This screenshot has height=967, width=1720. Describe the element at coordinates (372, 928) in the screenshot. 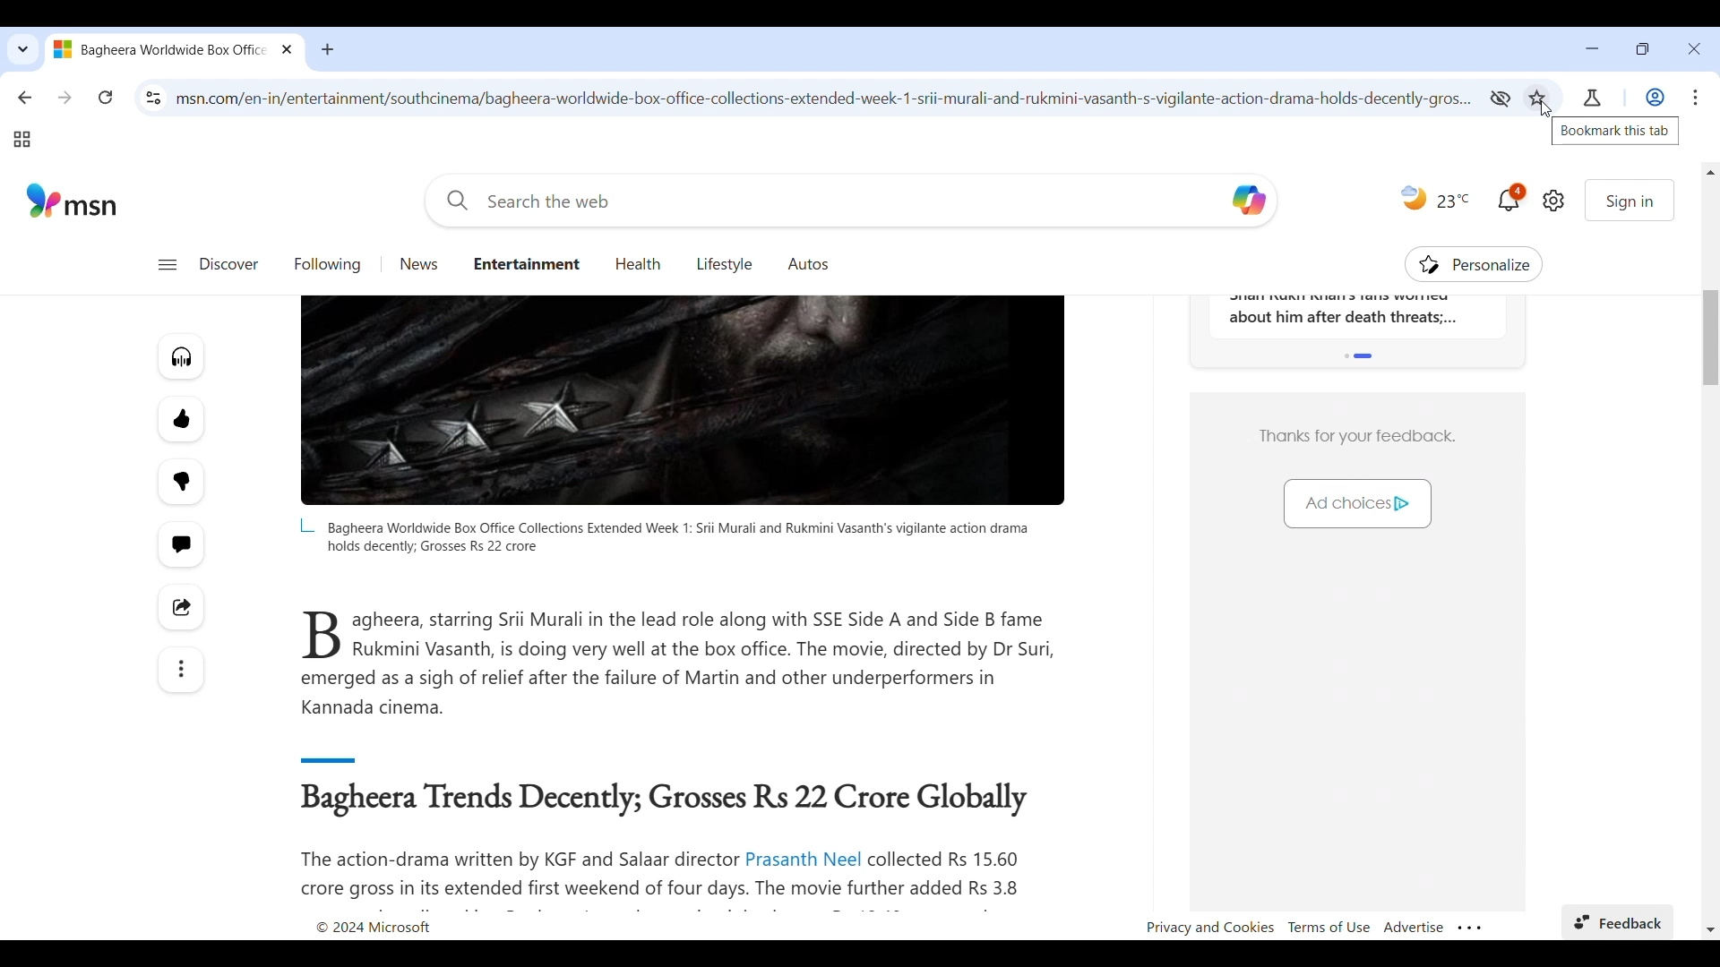

I see `Copyright of Microsoft` at that location.